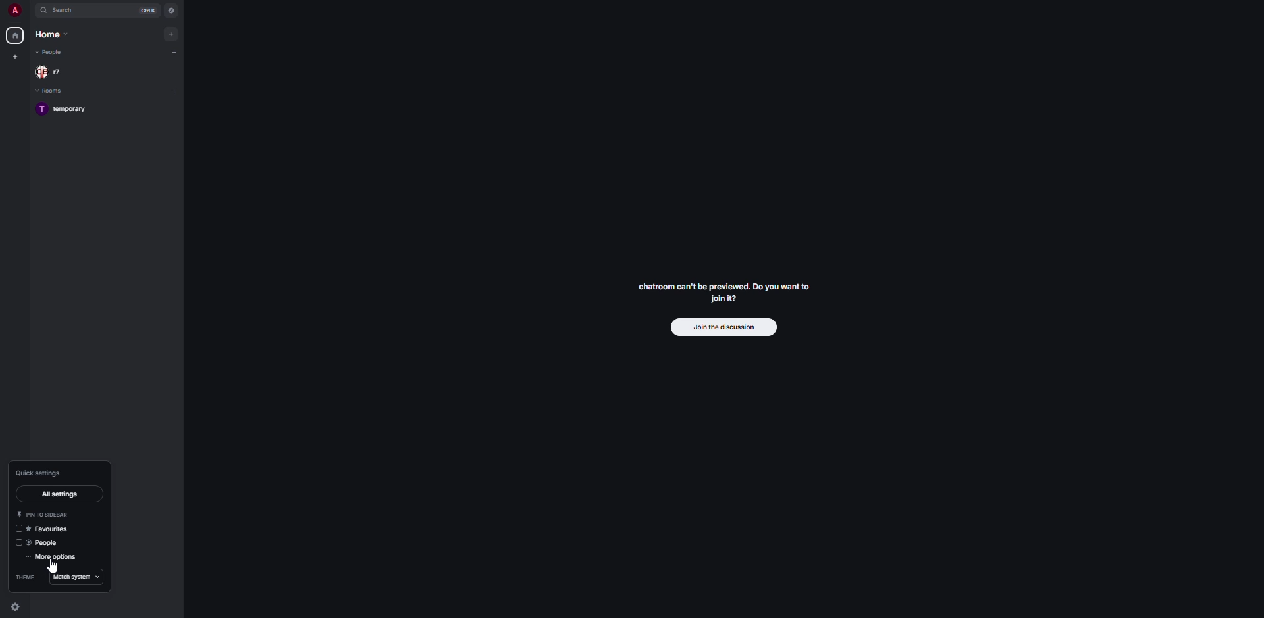 The height and width of the screenshot is (618, 1264). Describe the element at coordinates (63, 494) in the screenshot. I see `all settings` at that location.